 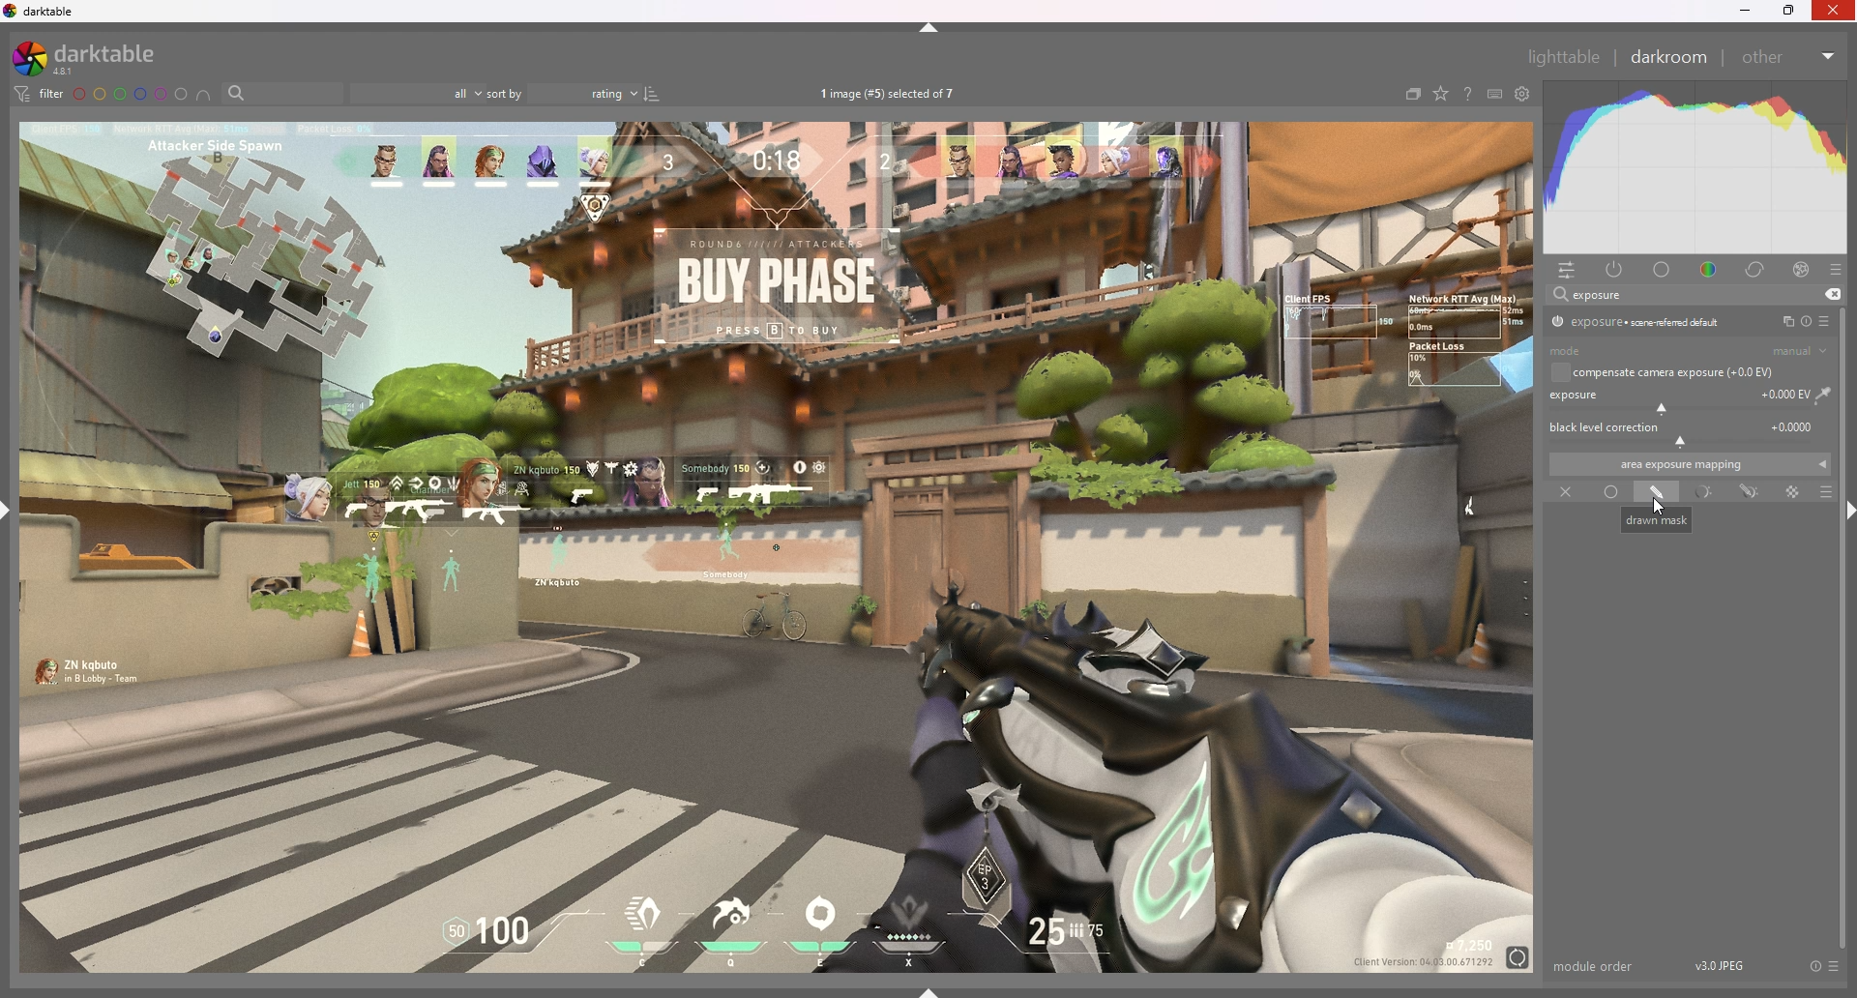 What do you see at coordinates (779, 546) in the screenshot?
I see `image` at bounding box center [779, 546].